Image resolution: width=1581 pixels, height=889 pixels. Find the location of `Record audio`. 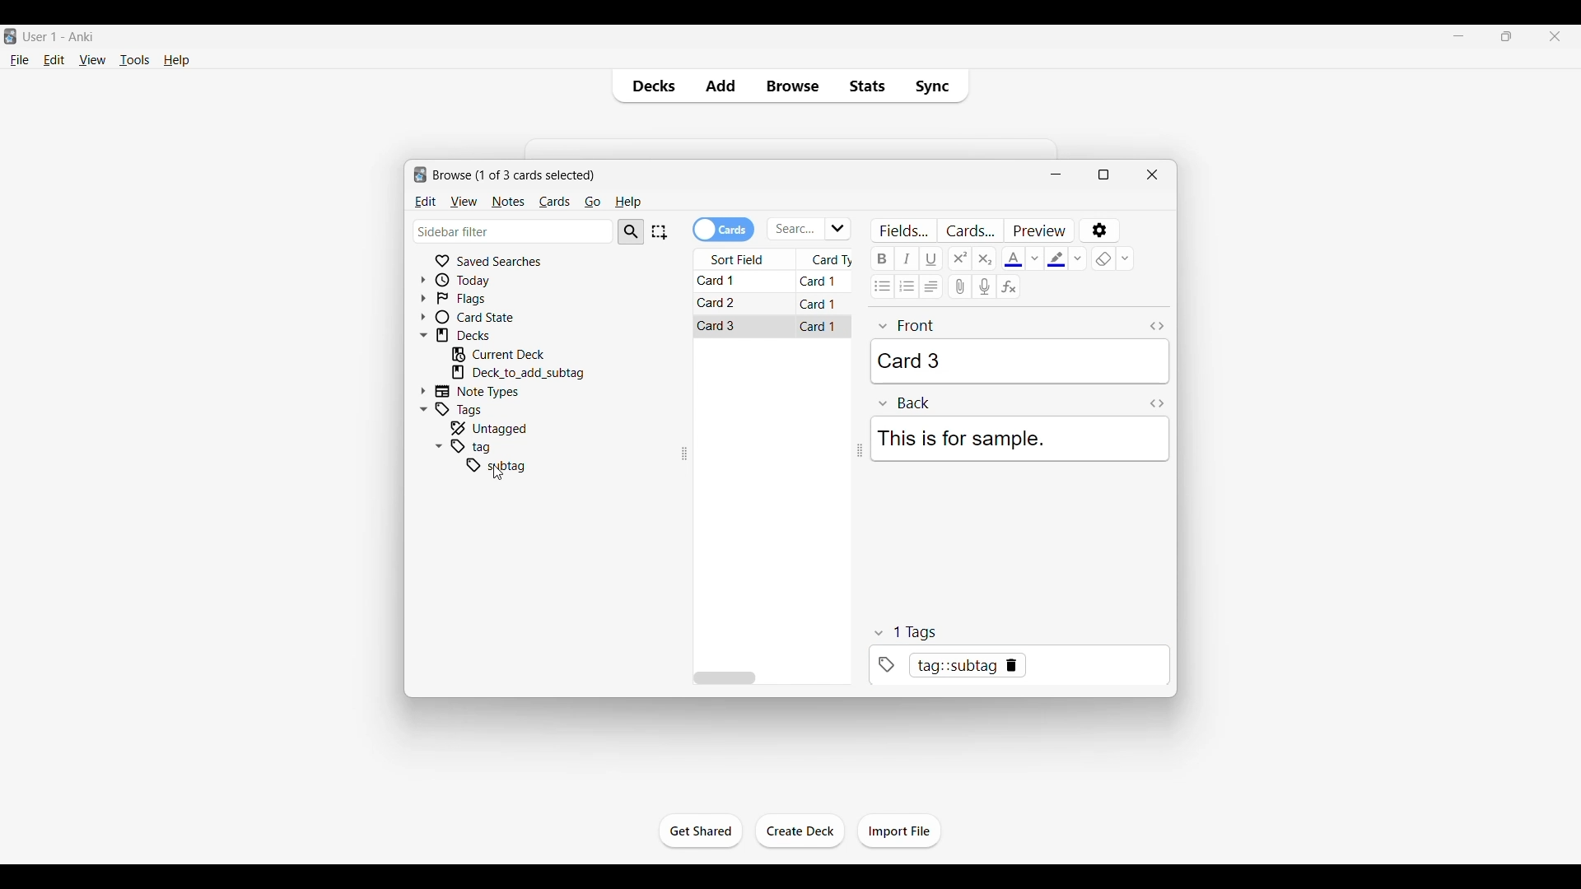

Record audio is located at coordinates (984, 286).